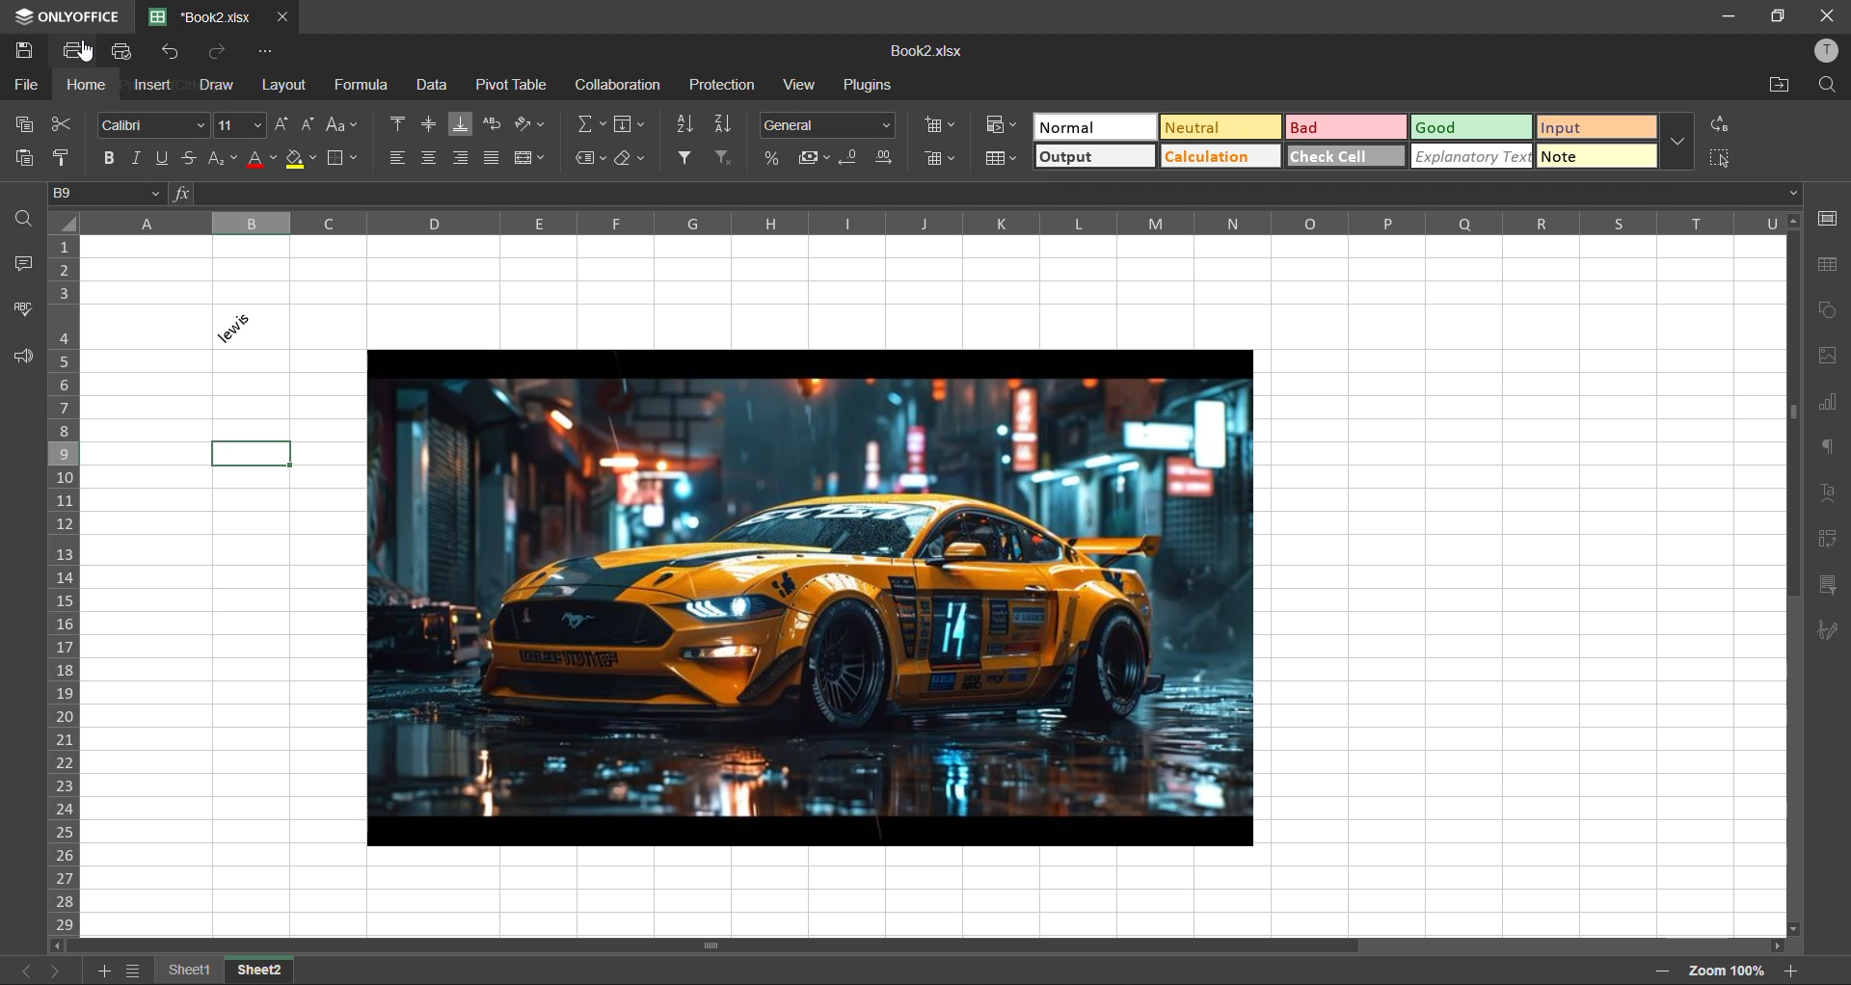 The height and width of the screenshot is (985, 1851). I want to click on insert, so click(155, 87).